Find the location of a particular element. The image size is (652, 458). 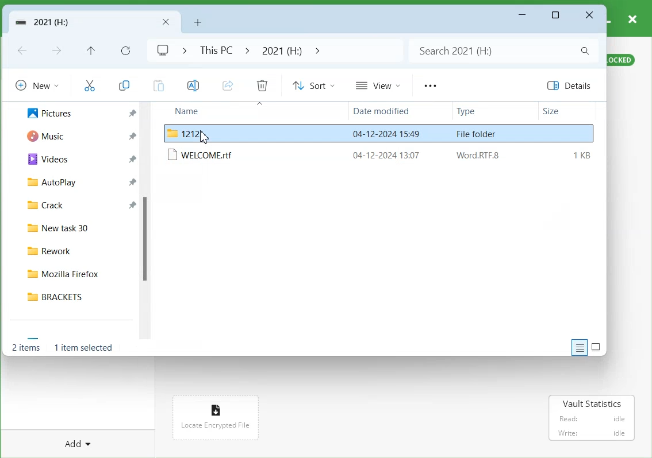

Close is located at coordinates (589, 15).